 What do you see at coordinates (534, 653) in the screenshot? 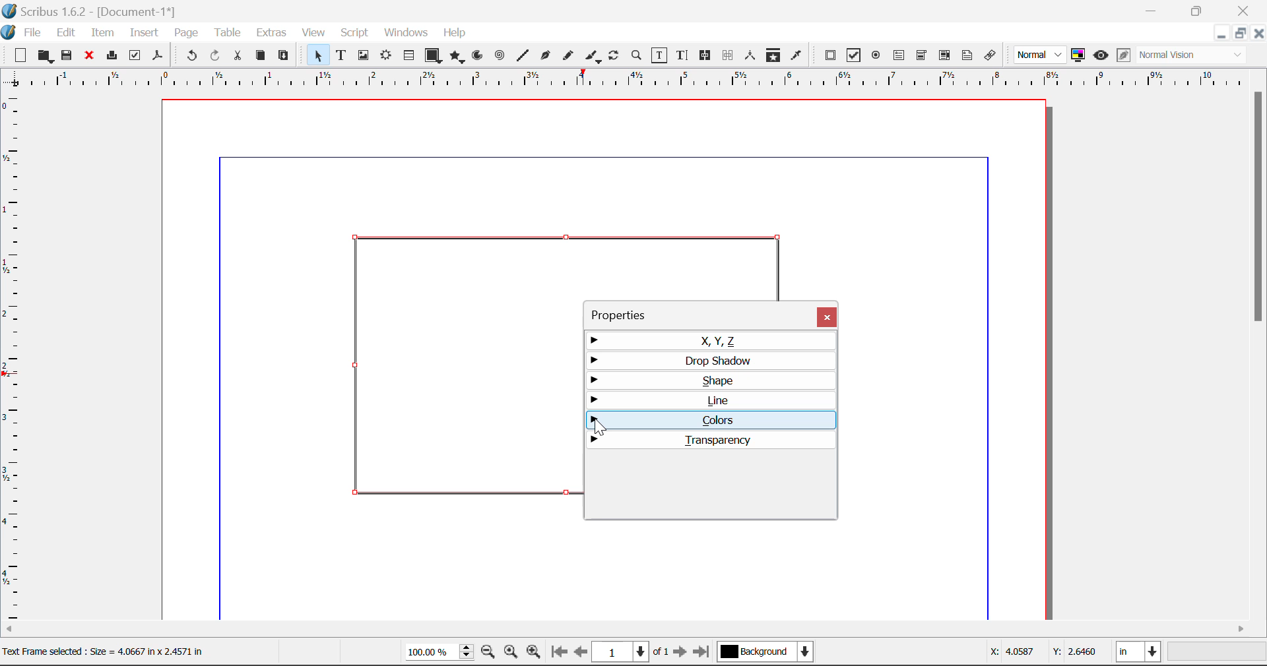
I see `Zoom In` at bounding box center [534, 653].